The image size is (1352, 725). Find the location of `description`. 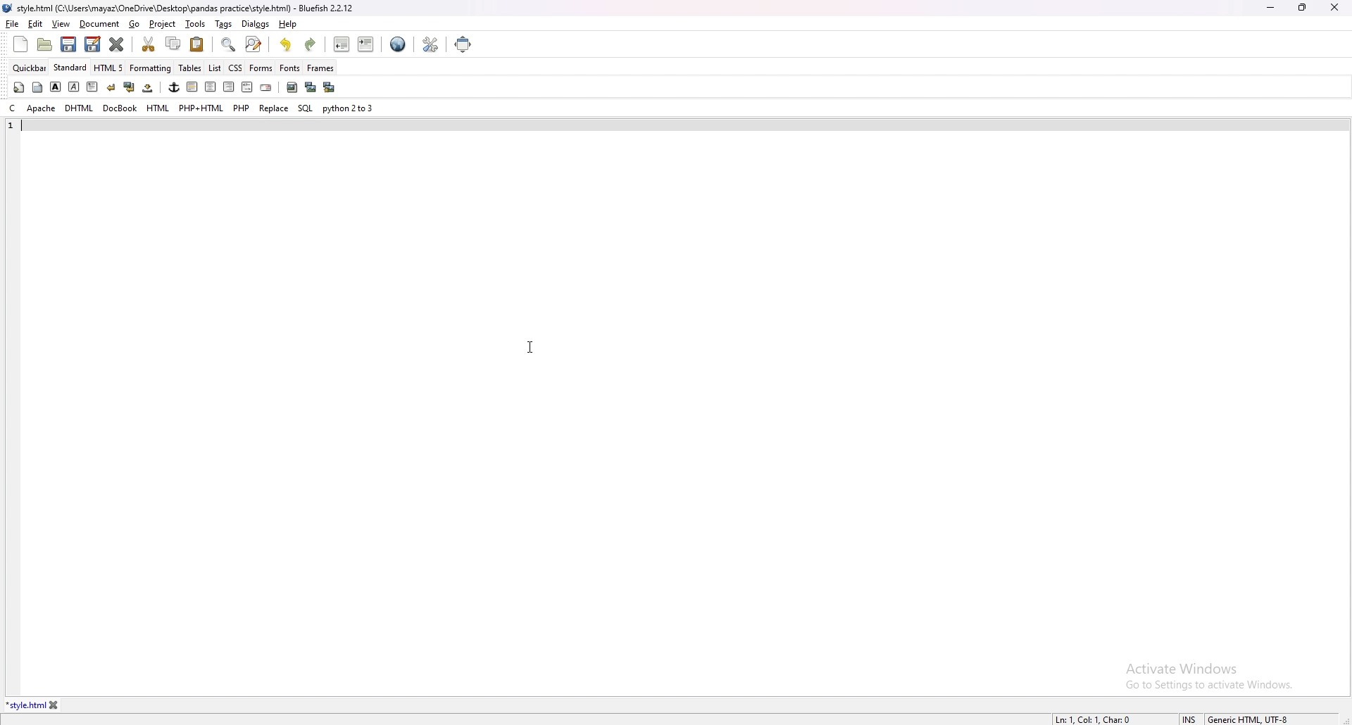

description is located at coordinates (1094, 719).